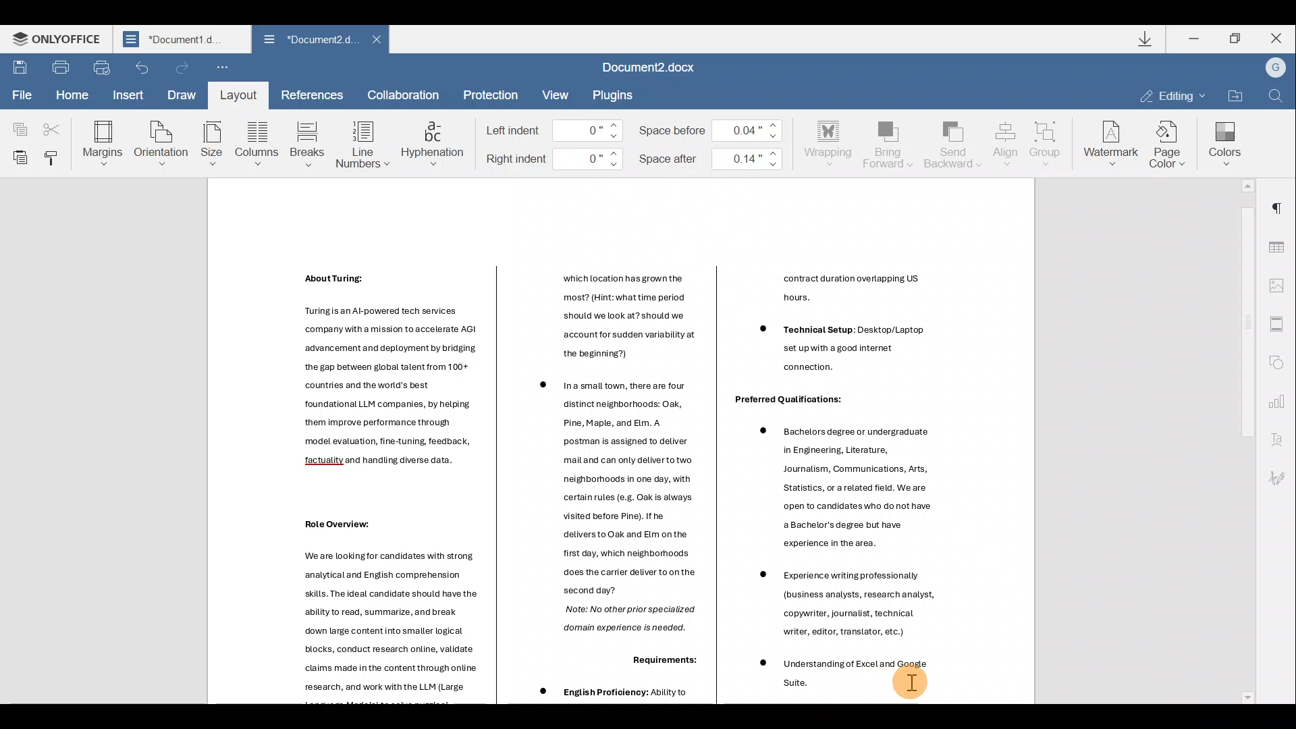 The image size is (1296, 729). What do you see at coordinates (56, 123) in the screenshot?
I see `Cut` at bounding box center [56, 123].